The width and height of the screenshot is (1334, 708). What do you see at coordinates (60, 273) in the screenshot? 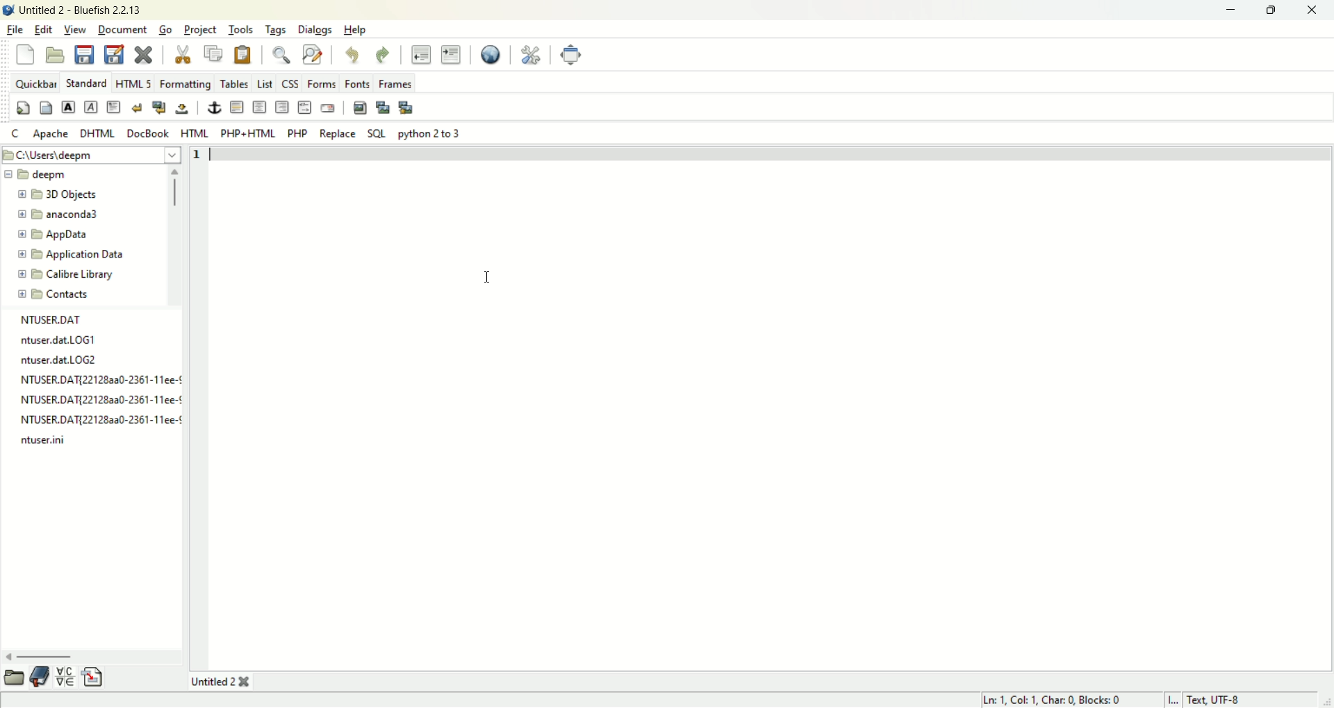
I see `calibre` at bounding box center [60, 273].